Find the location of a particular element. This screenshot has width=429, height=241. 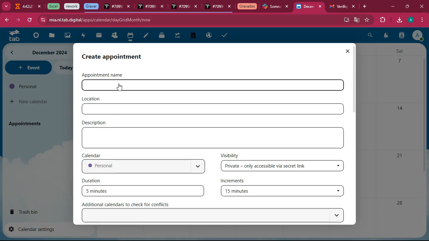

files is located at coordinates (51, 36).